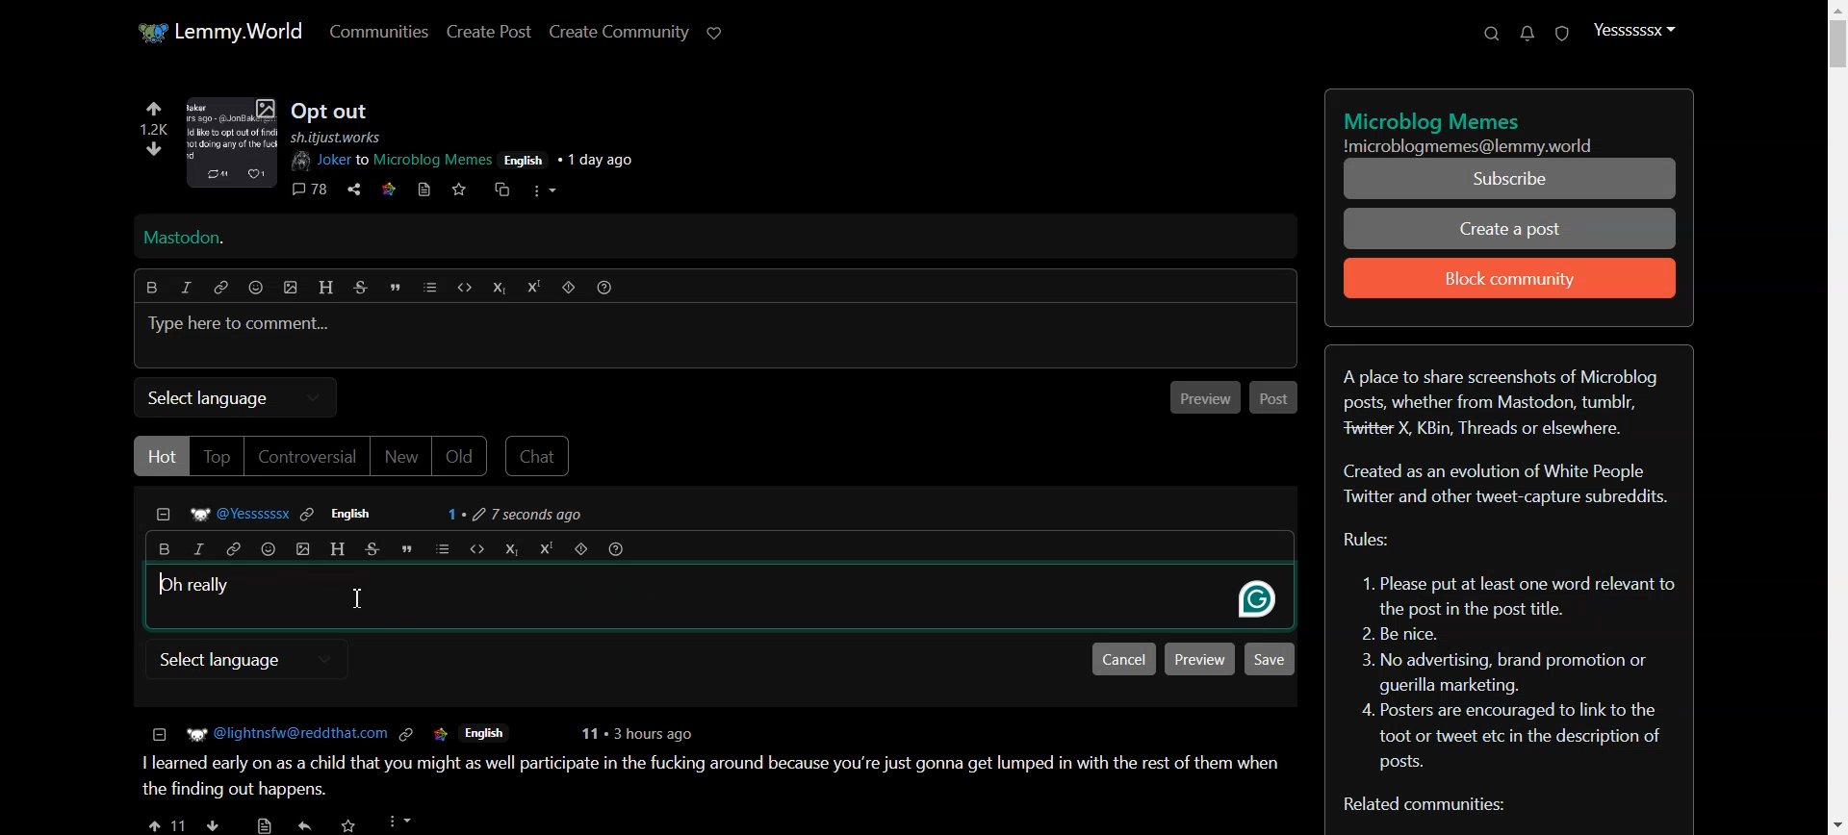 The height and width of the screenshot is (835, 1848). I want to click on Superscript, so click(534, 288).